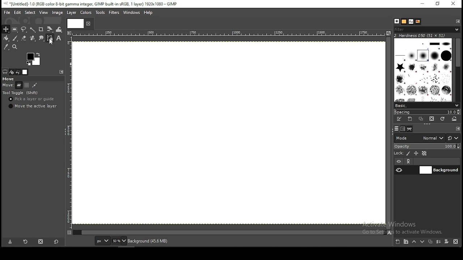 The image size is (463, 260). Describe the element at coordinates (454, 4) in the screenshot. I see `close window` at that location.